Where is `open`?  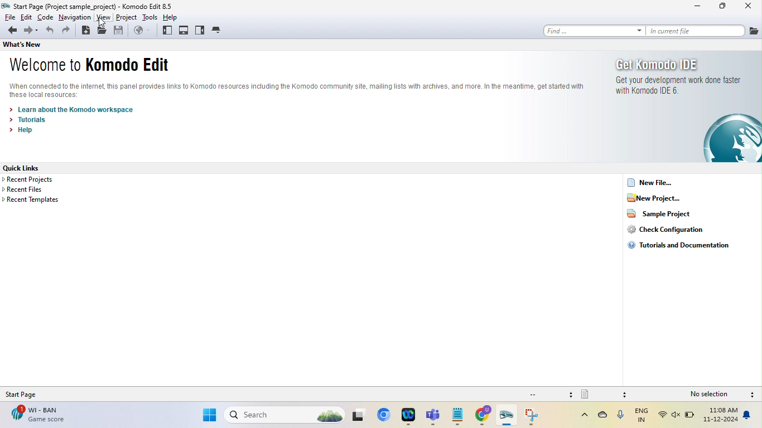
open is located at coordinates (103, 32).